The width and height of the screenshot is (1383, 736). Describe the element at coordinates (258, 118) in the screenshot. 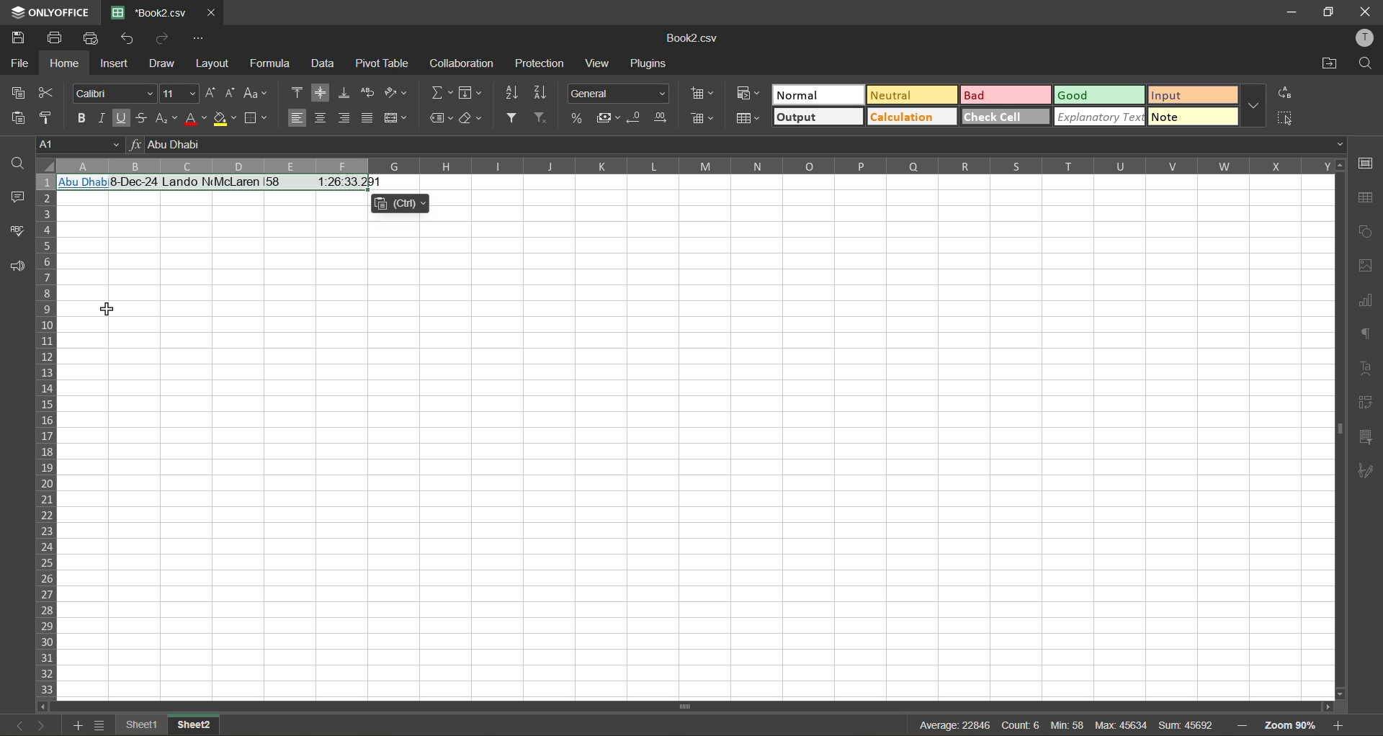

I see `borders` at that location.